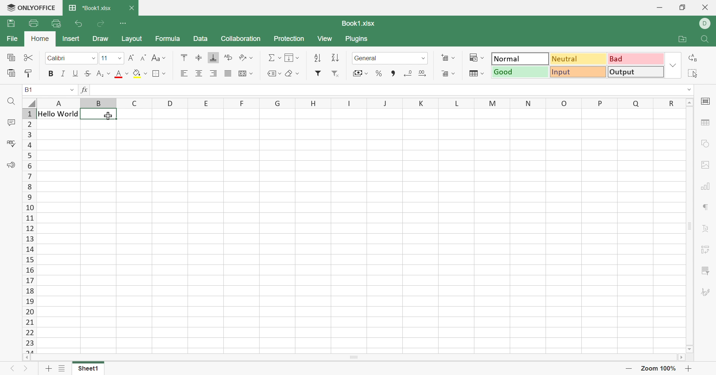 The width and height of the screenshot is (716, 375). I want to click on Strikethrough, so click(87, 73).